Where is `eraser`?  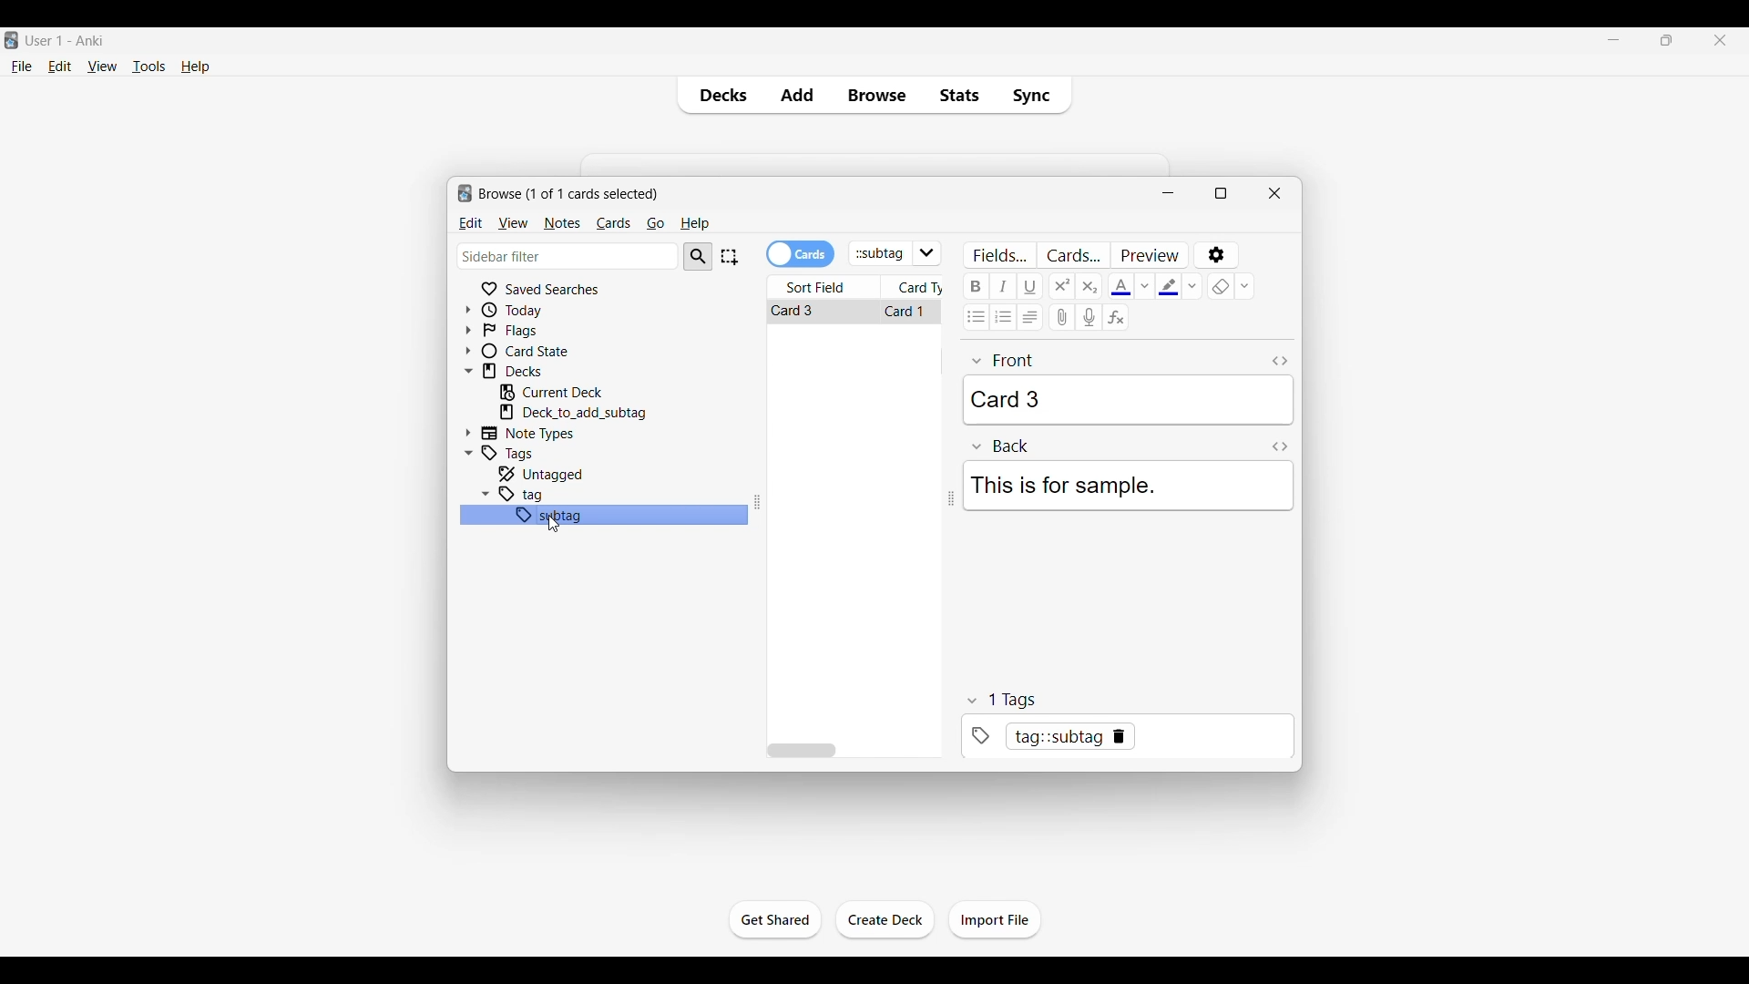
eraser is located at coordinates (1221, 286).